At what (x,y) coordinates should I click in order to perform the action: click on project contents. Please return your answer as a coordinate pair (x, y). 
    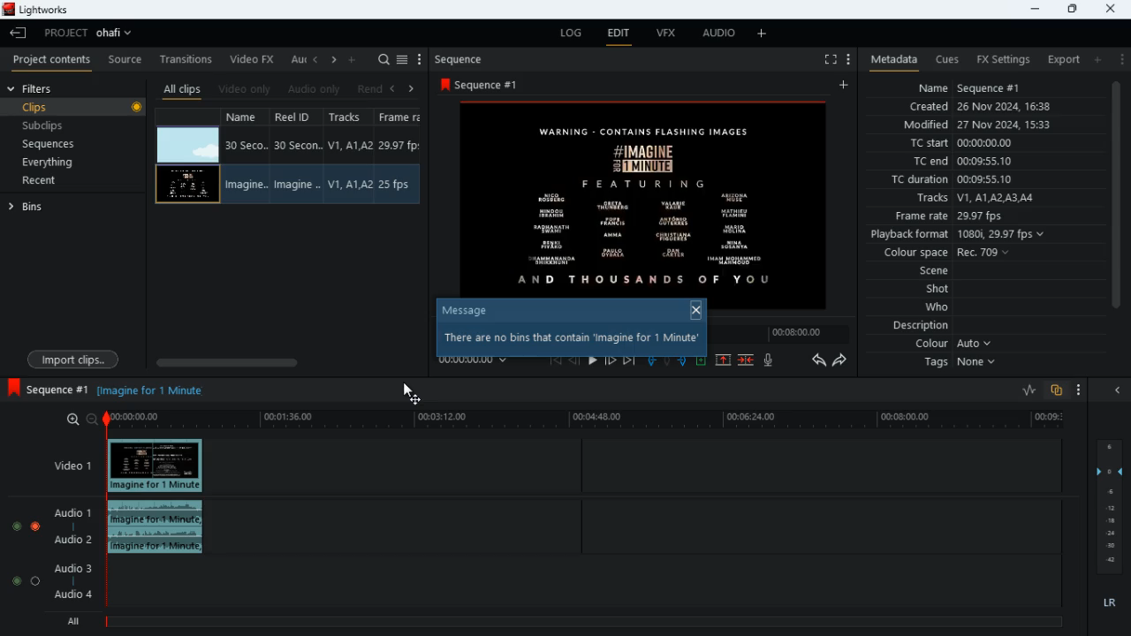
    Looking at the image, I should click on (56, 60).